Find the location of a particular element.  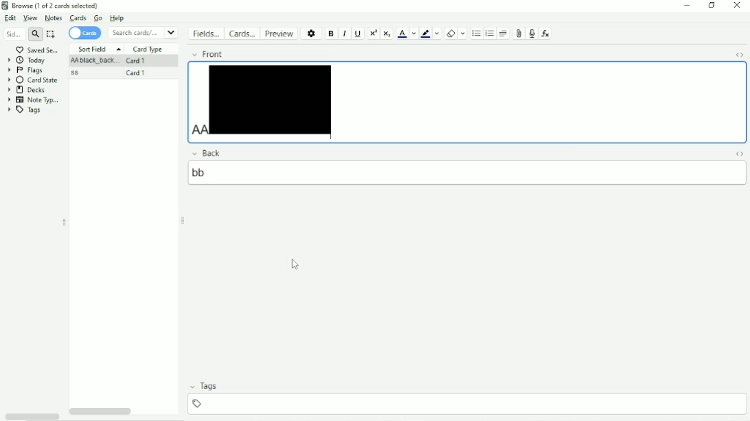

Resize is located at coordinates (65, 222).